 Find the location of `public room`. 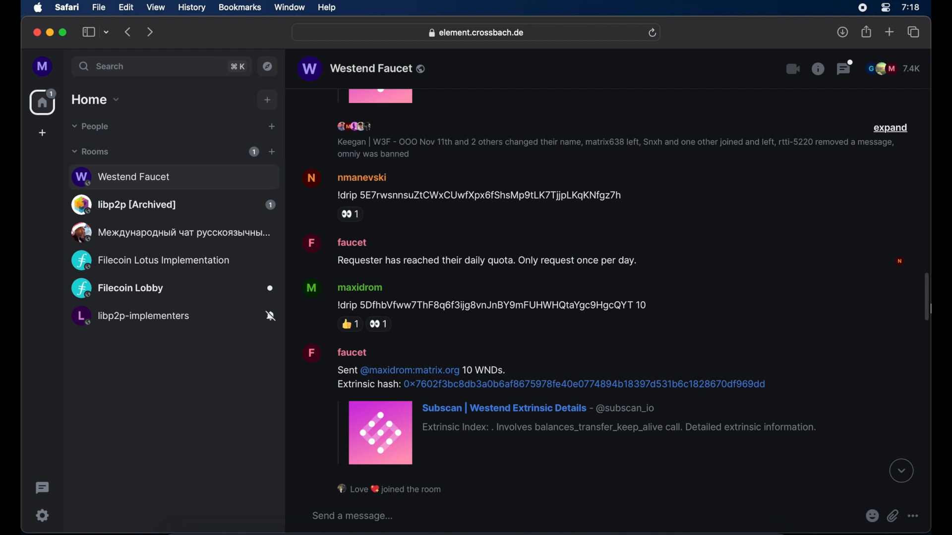

public room is located at coordinates (173, 205).